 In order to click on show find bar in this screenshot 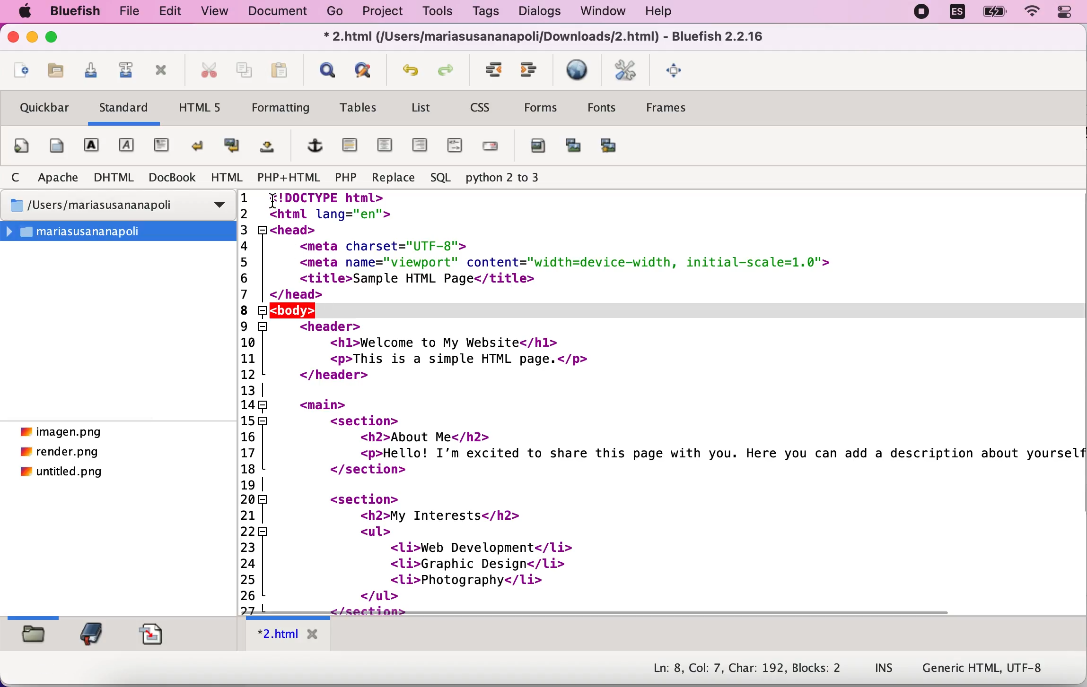, I will do `click(328, 71)`.